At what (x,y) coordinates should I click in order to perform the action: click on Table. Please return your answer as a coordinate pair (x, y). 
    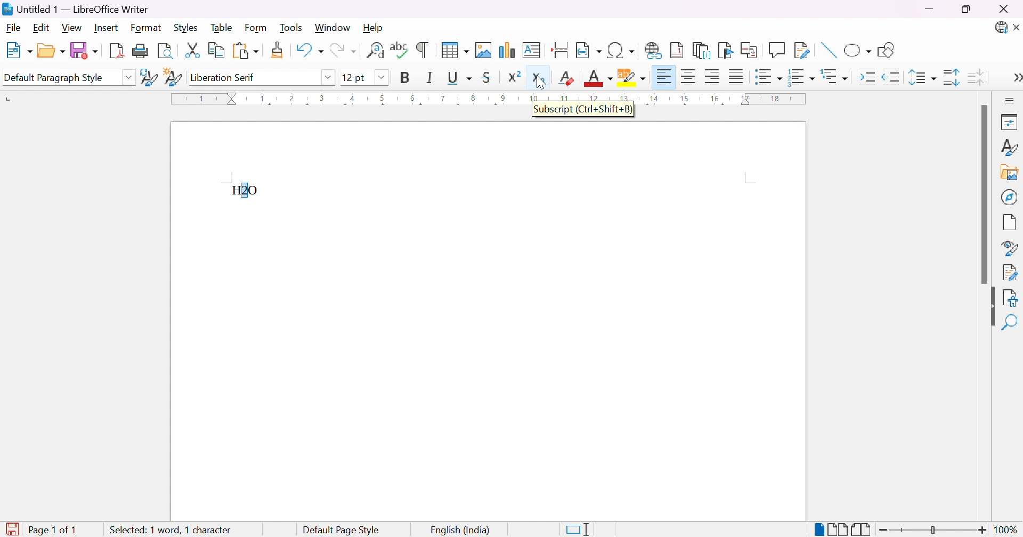
    Looking at the image, I should click on (222, 27).